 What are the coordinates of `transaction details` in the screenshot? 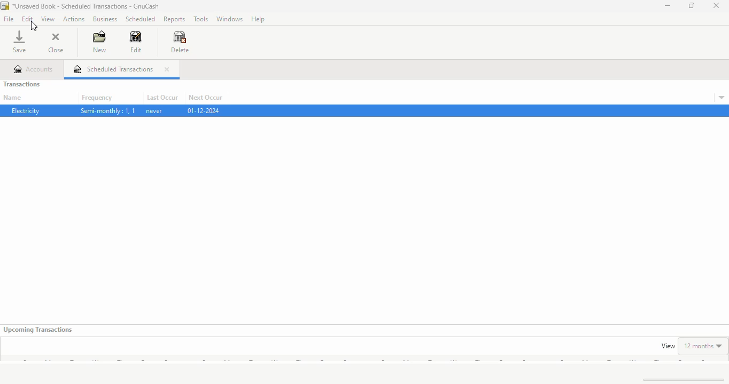 It's located at (722, 98).